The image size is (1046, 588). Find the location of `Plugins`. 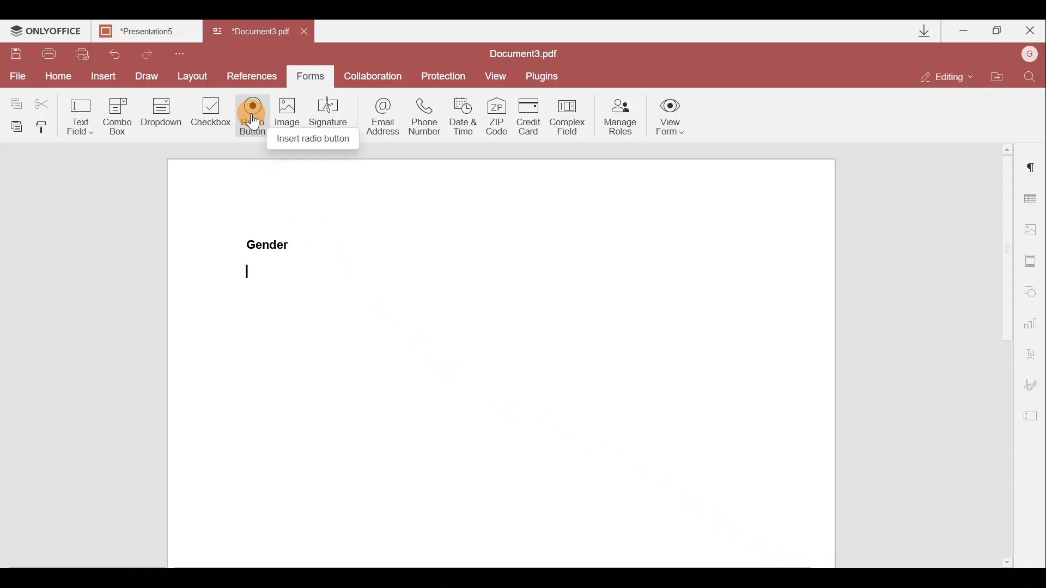

Plugins is located at coordinates (546, 74).